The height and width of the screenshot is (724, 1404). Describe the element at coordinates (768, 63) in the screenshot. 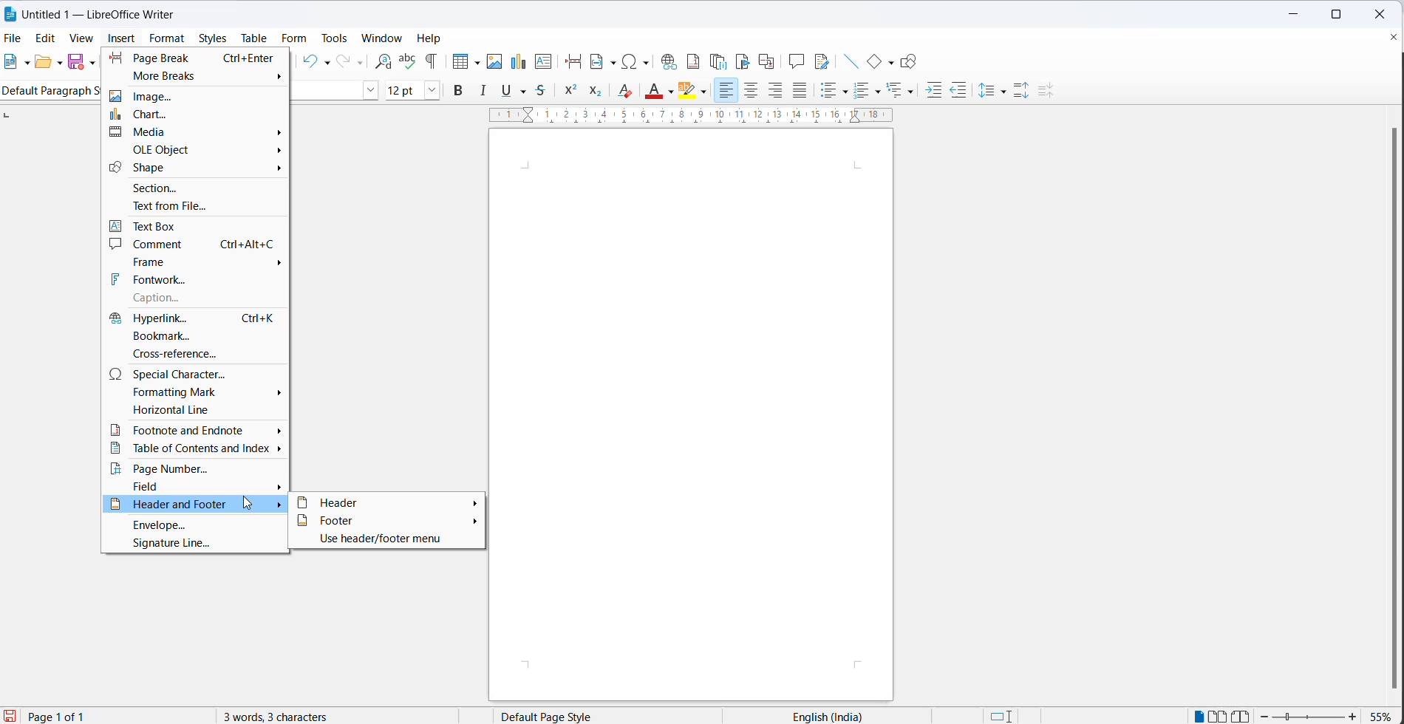

I see `insert cross-reference` at that location.